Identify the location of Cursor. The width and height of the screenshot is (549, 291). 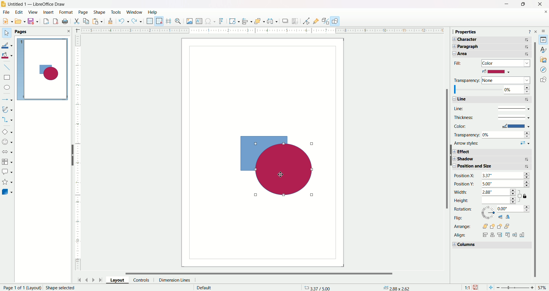
(279, 173).